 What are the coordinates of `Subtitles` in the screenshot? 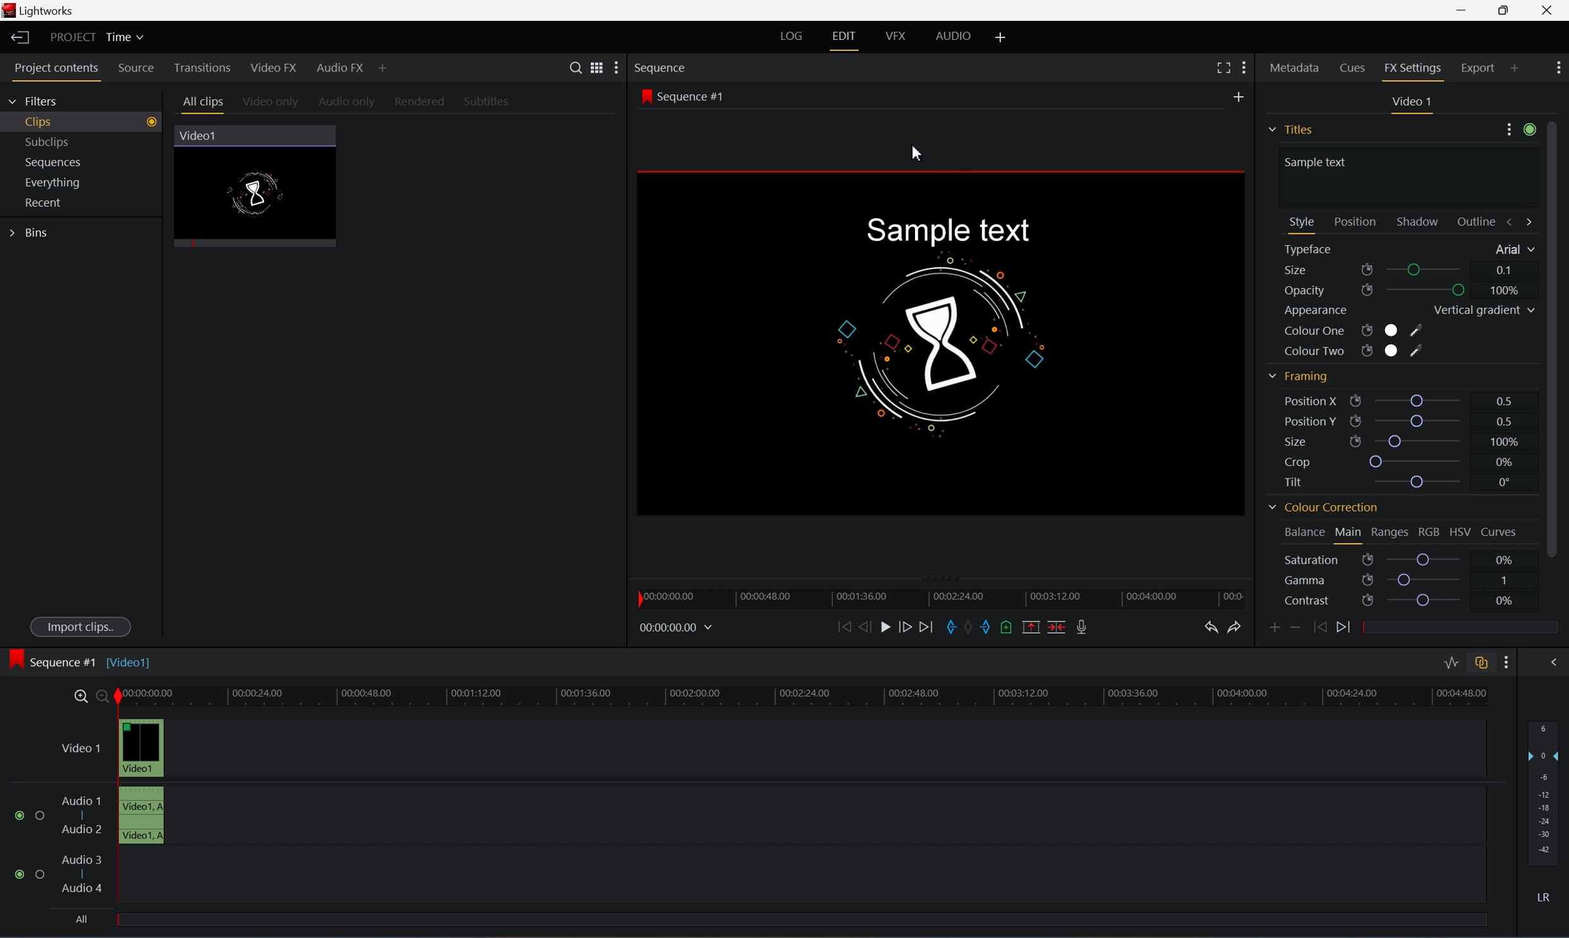 It's located at (488, 101).